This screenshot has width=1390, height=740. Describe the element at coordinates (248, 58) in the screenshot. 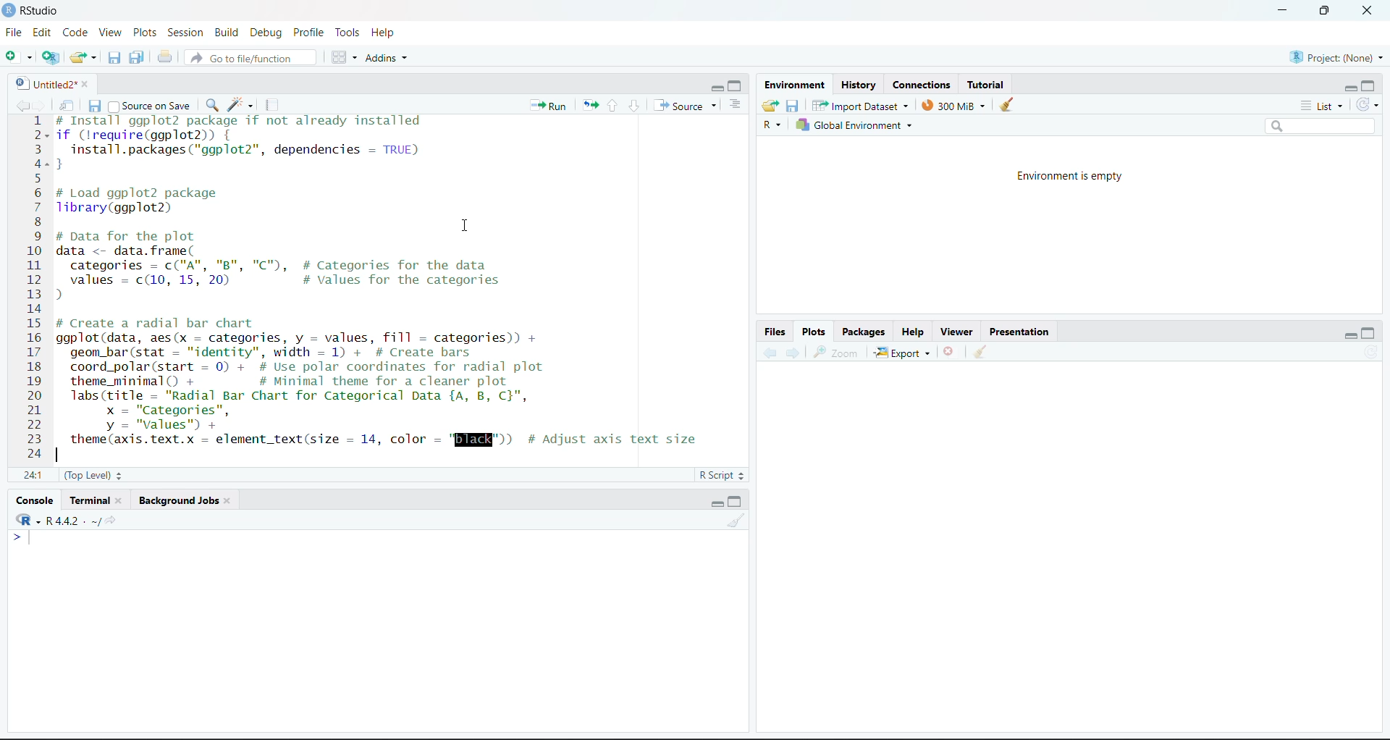

I see `Go to file/function` at that location.